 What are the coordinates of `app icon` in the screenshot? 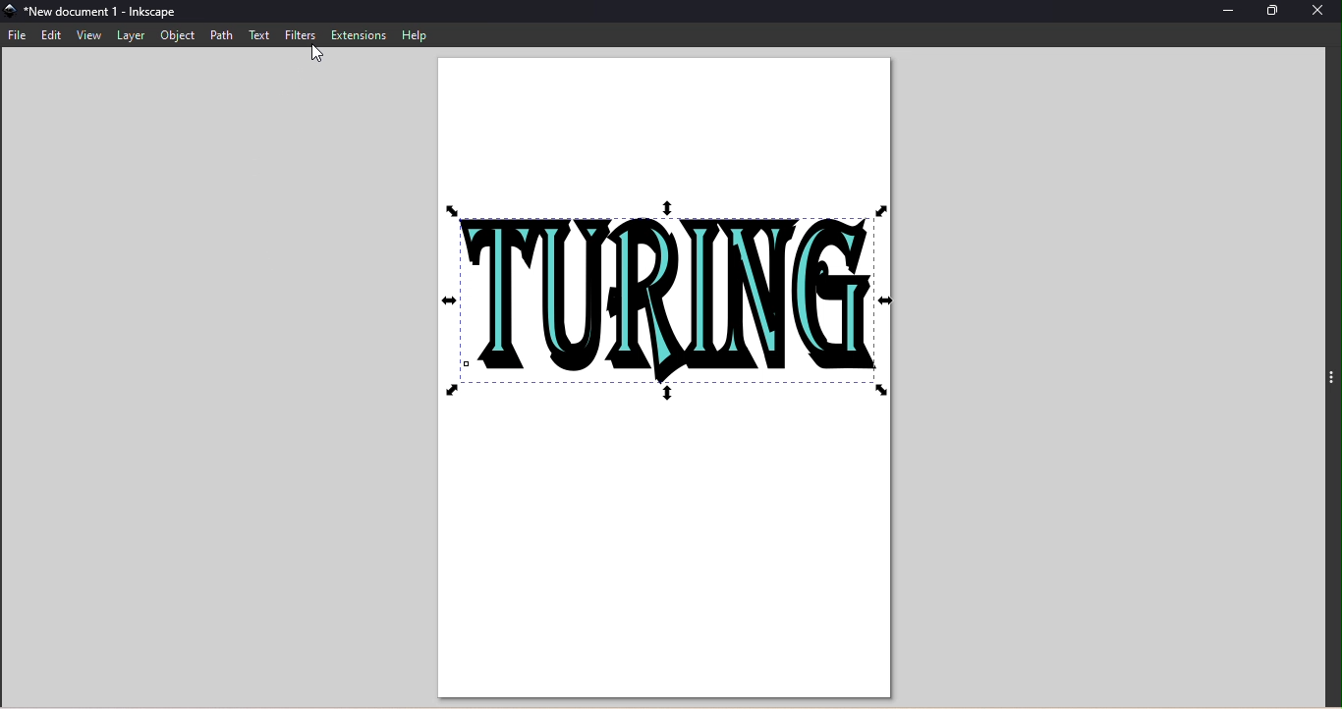 It's located at (11, 13).